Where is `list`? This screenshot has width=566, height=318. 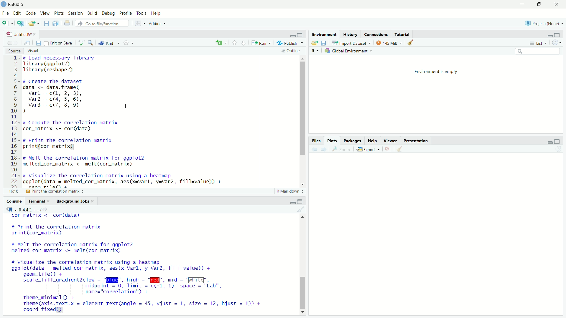 list is located at coordinates (539, 43).